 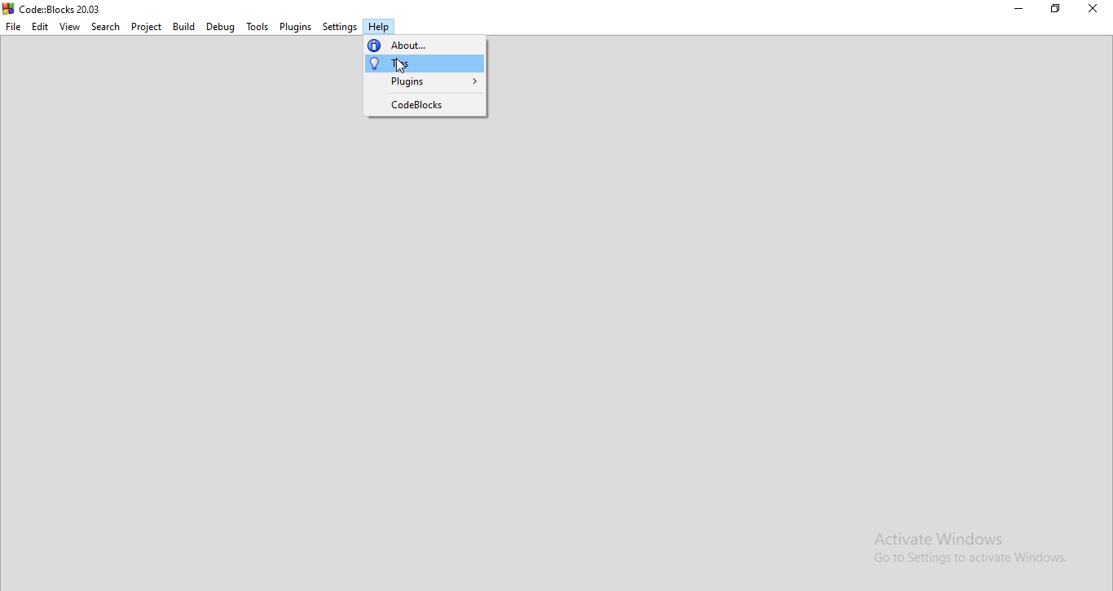 I want to click on Debug , so click(x=221, y=26).